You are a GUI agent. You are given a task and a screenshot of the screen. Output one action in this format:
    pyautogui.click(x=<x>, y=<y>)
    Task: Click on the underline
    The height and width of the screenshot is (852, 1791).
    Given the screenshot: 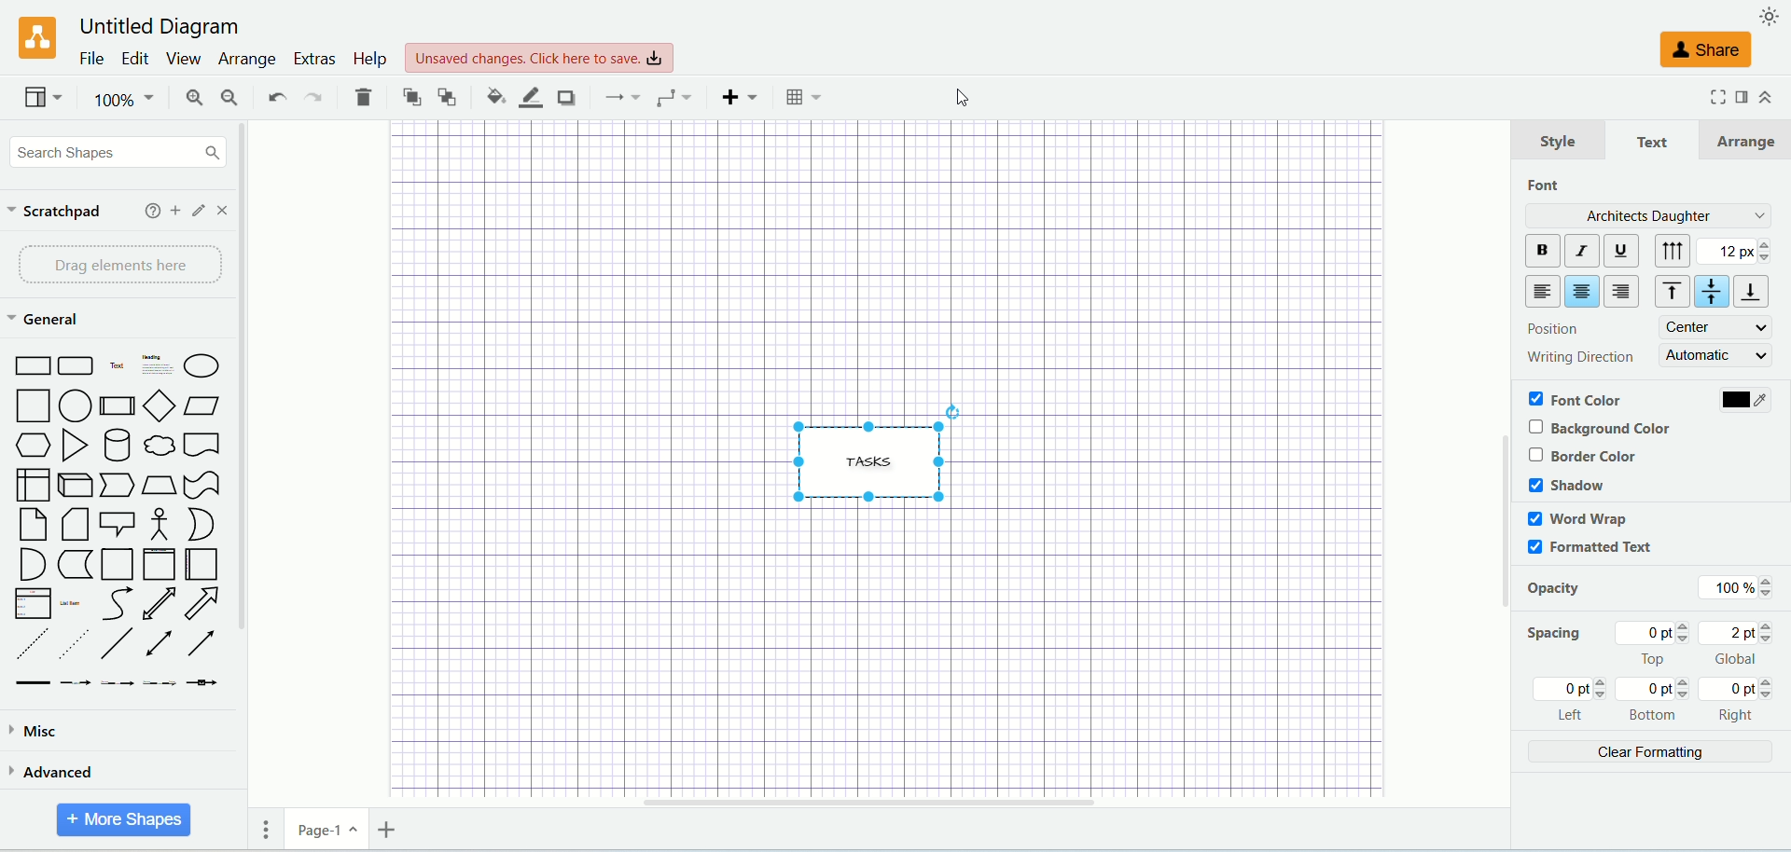 What is the action you would take?
    pyautogui.click(x=1622, y=251)
    